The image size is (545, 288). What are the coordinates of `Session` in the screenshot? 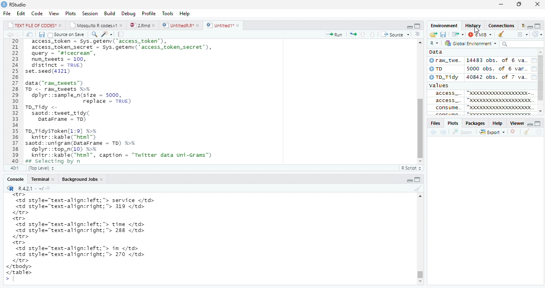 It's located at (89, 13).